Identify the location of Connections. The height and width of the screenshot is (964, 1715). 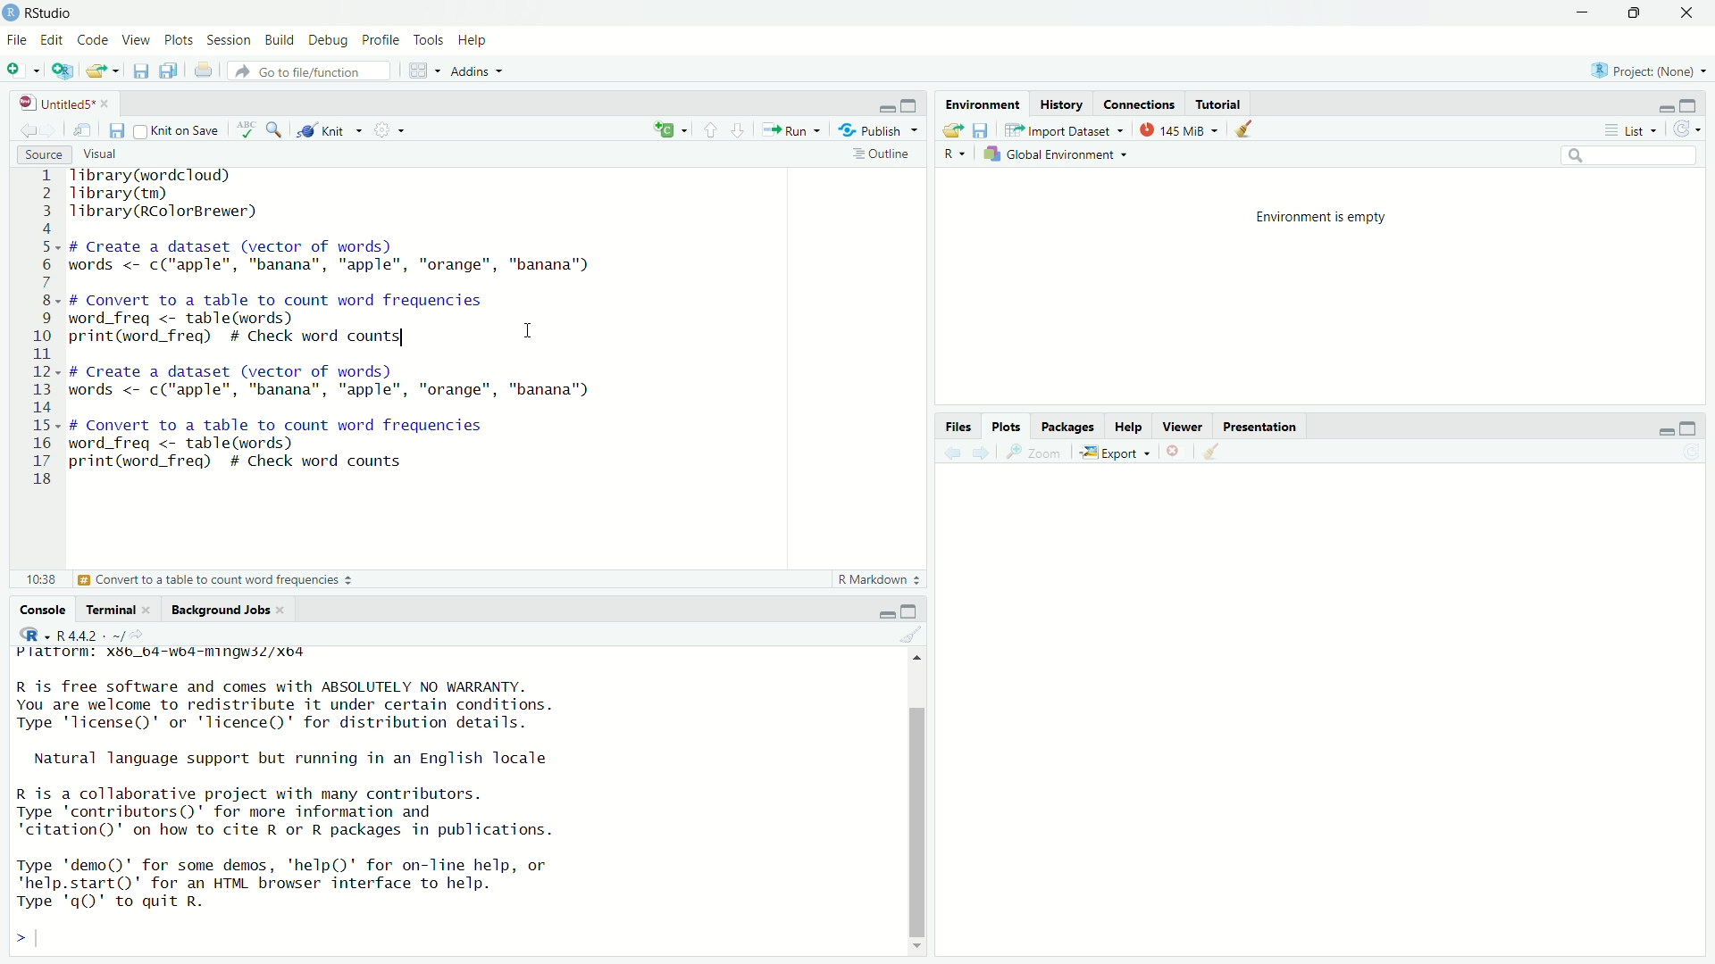
(1142, 105).